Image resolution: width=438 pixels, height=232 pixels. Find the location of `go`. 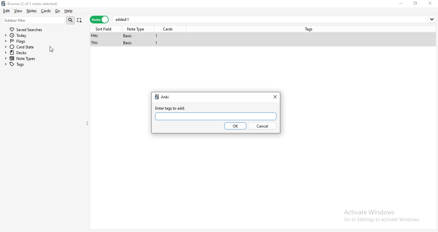

go is located at coordinates (57, 11).